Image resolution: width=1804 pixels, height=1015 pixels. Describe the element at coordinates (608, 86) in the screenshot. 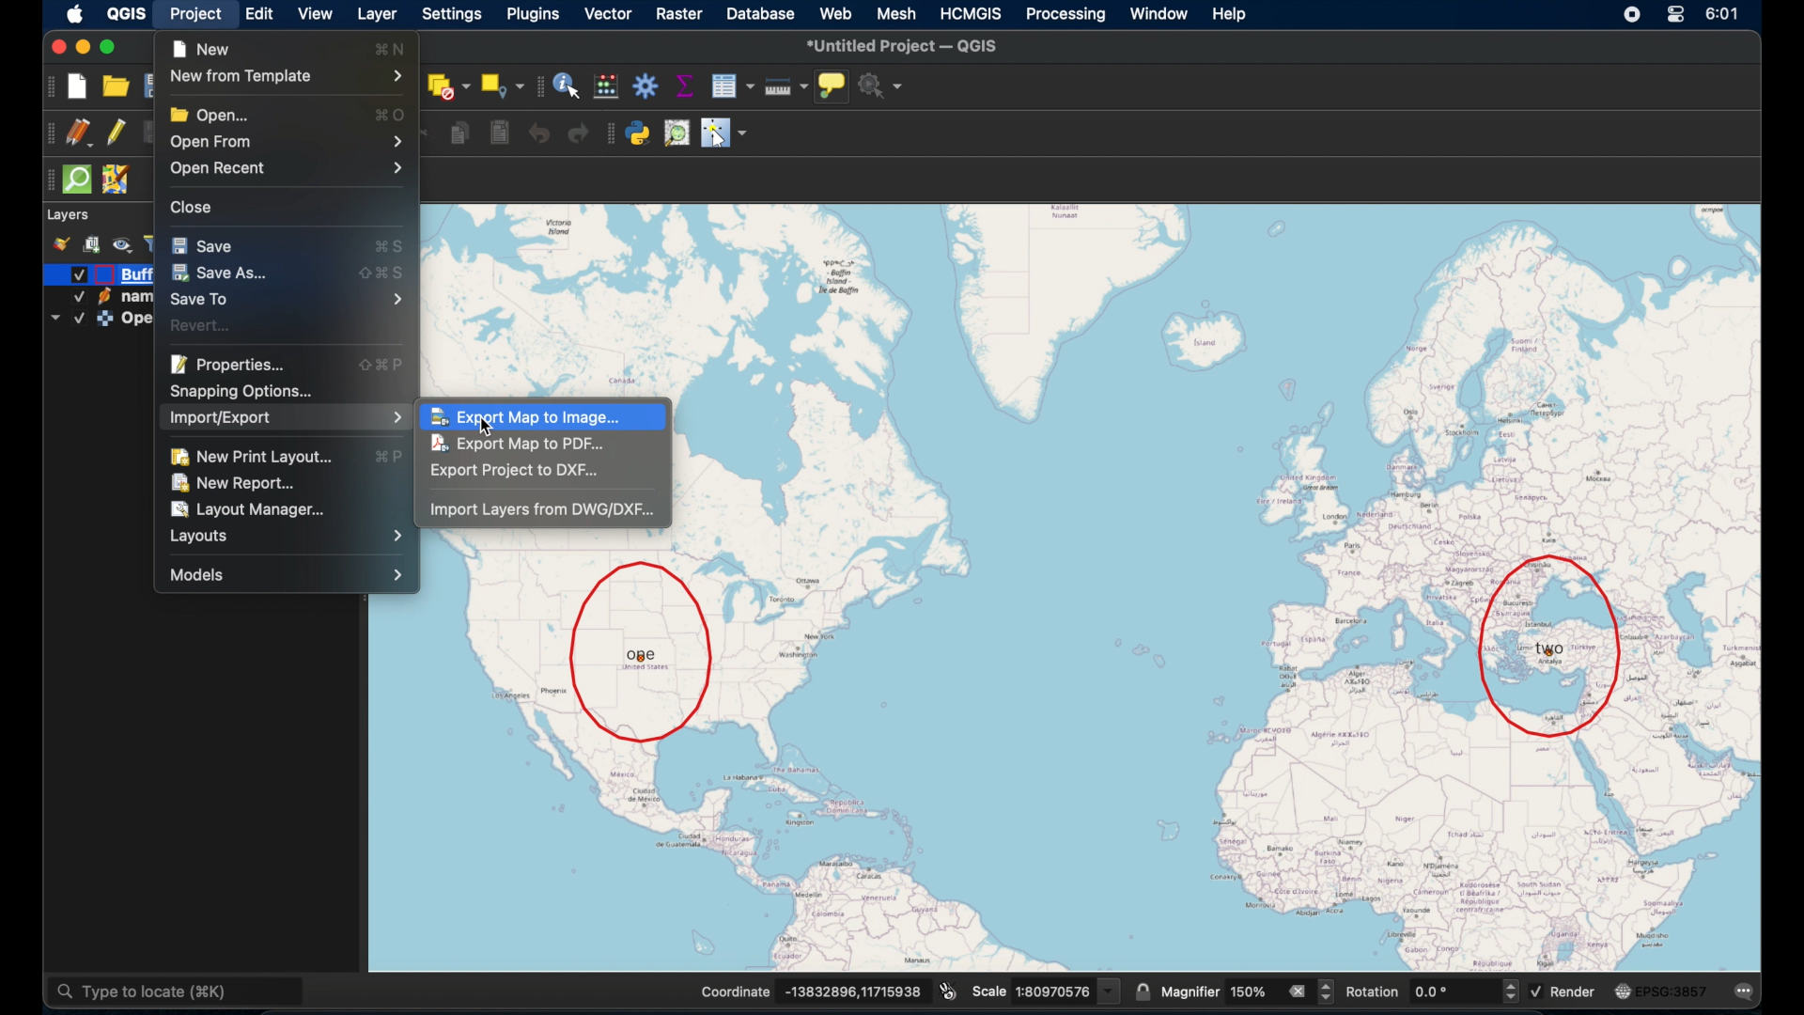

I see `open field calculator` at that location.